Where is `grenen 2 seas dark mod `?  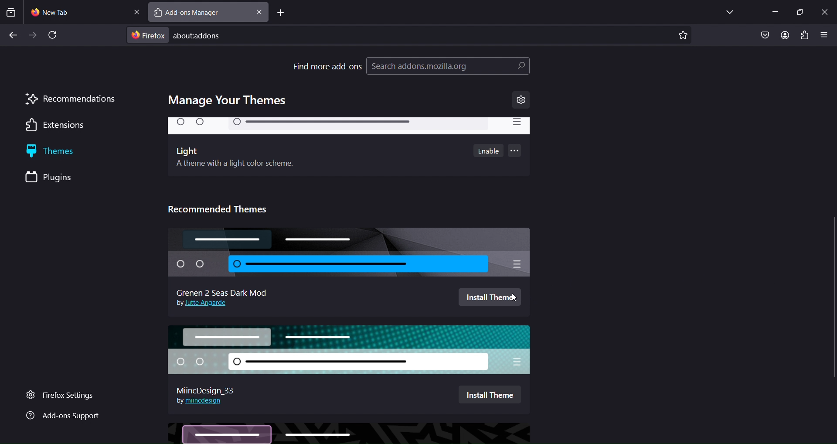 grenen 2 seas dark mod  is located at coordinates (223, 290).